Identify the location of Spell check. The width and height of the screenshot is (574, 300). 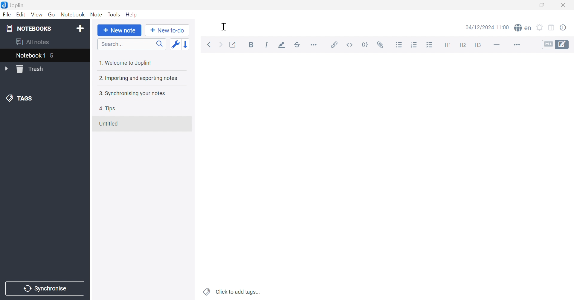
(523, 28).